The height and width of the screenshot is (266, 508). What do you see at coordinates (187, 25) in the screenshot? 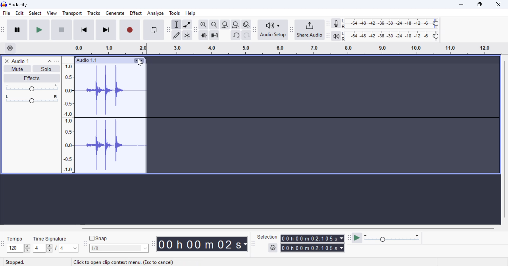
I see `envelop tool` at bounding box center [187, 25].